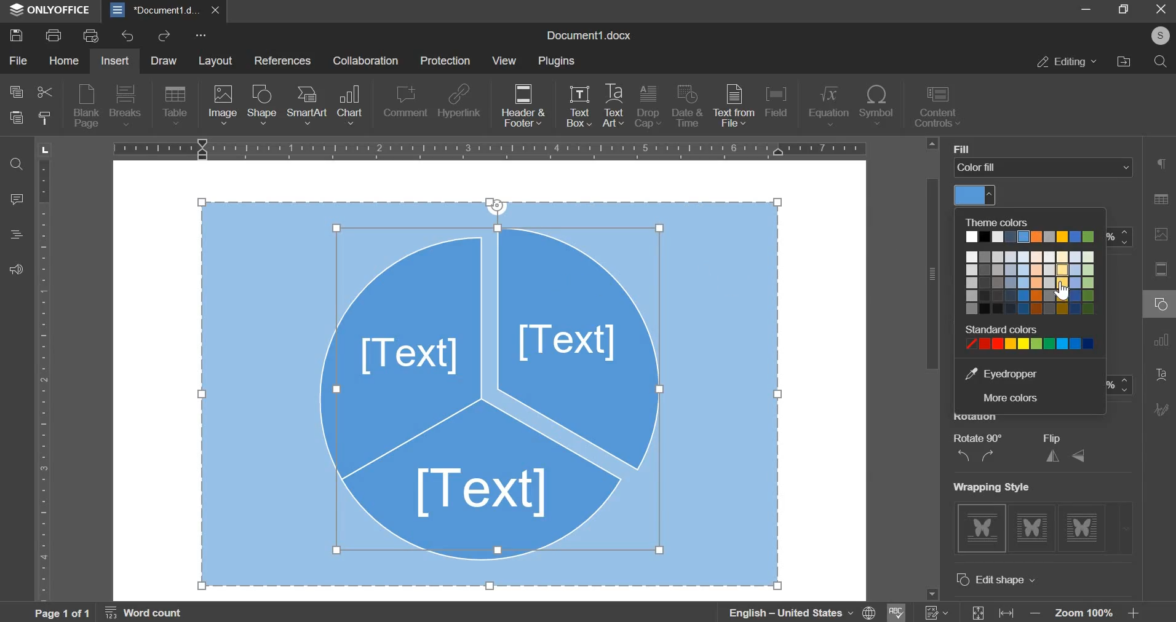 The height and width of the screenshot is (622, 1176). I want to click on collaboration, so click(366, 62).